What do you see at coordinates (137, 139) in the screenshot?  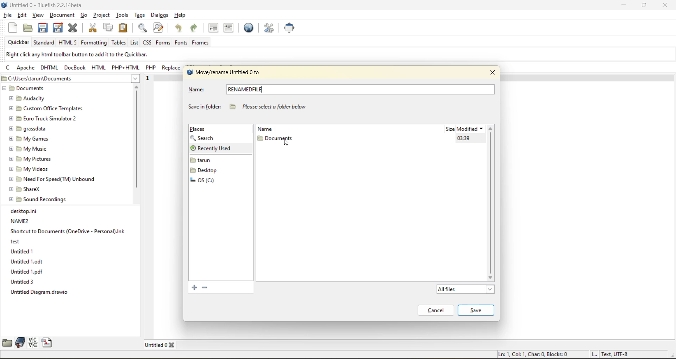 I see `vertical scroll bar` at bounding box center [137, 139].